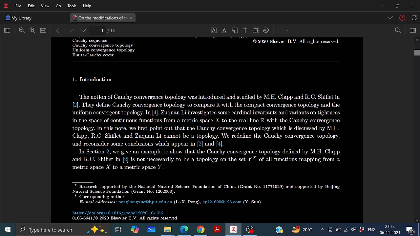 The image size is (420, 236). Describe the element at coordinates (256, 30) in the screenshot. I see `Crop` at that location.